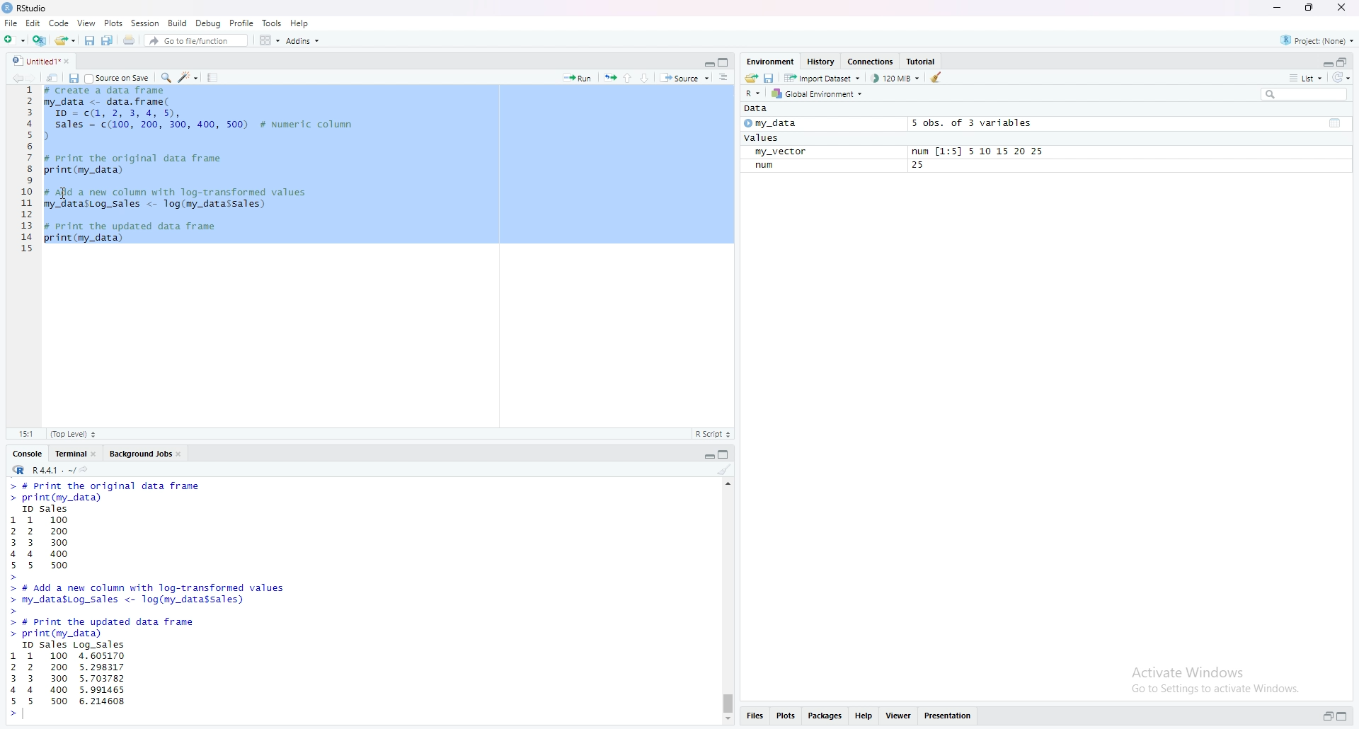 The width and height of the screenshot is (1359, 729). I want to click on environment, so click(770, 59).